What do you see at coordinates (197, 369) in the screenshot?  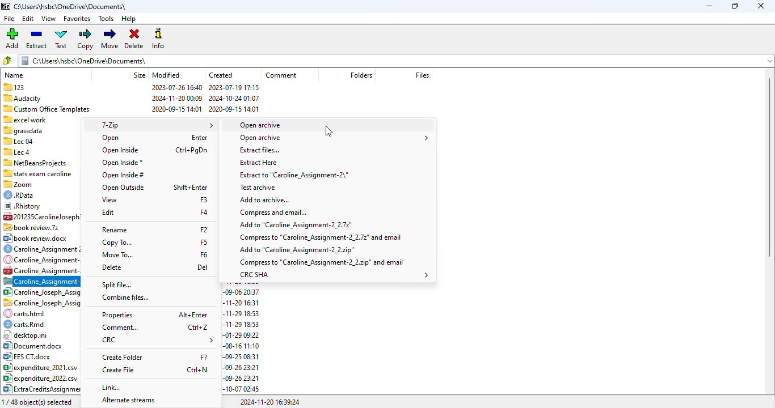 I see `shortcut for create file` at bounding box center [197, 369].